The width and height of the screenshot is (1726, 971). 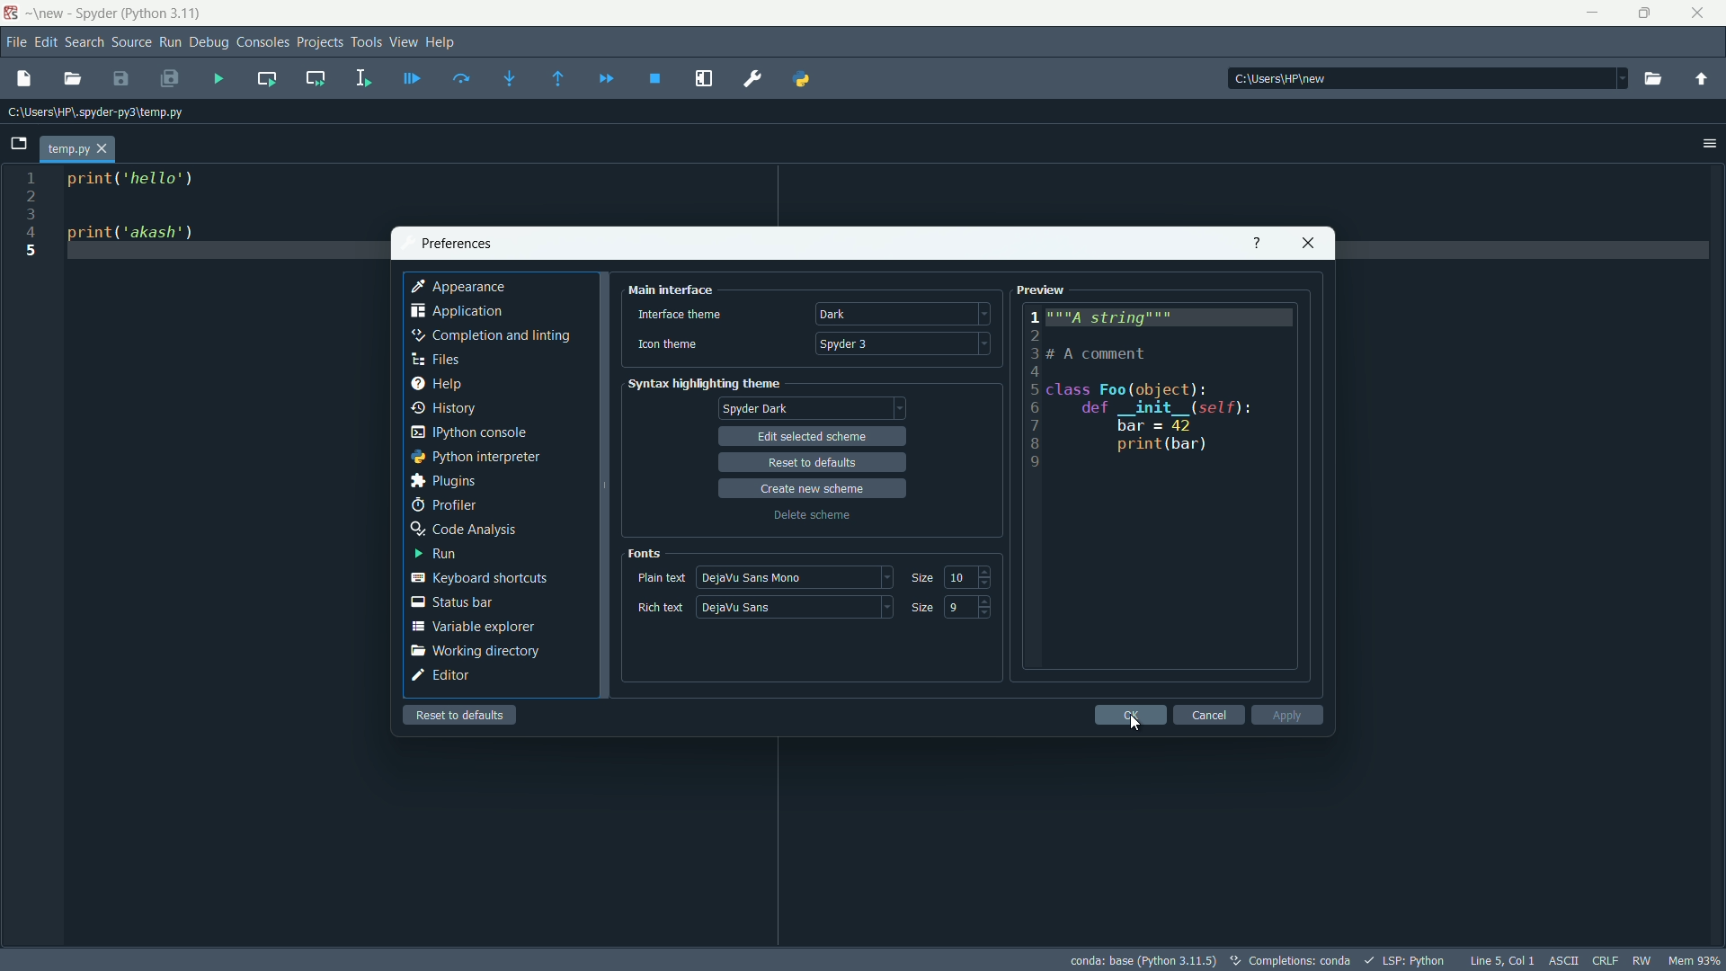 I want to click on view menu, so click(x=404, y=41).